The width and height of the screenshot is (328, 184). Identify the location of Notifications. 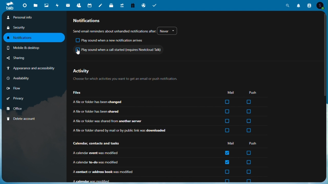
(34, 38).